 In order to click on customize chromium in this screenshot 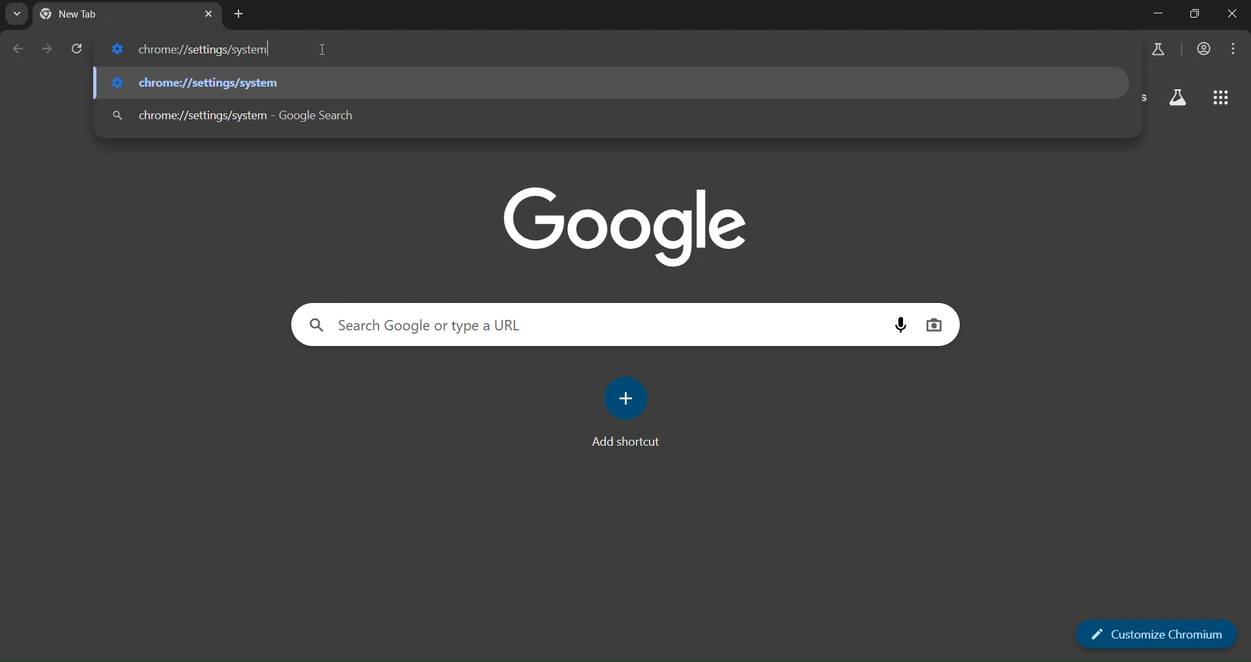, I will do `click(1158, 633)`.